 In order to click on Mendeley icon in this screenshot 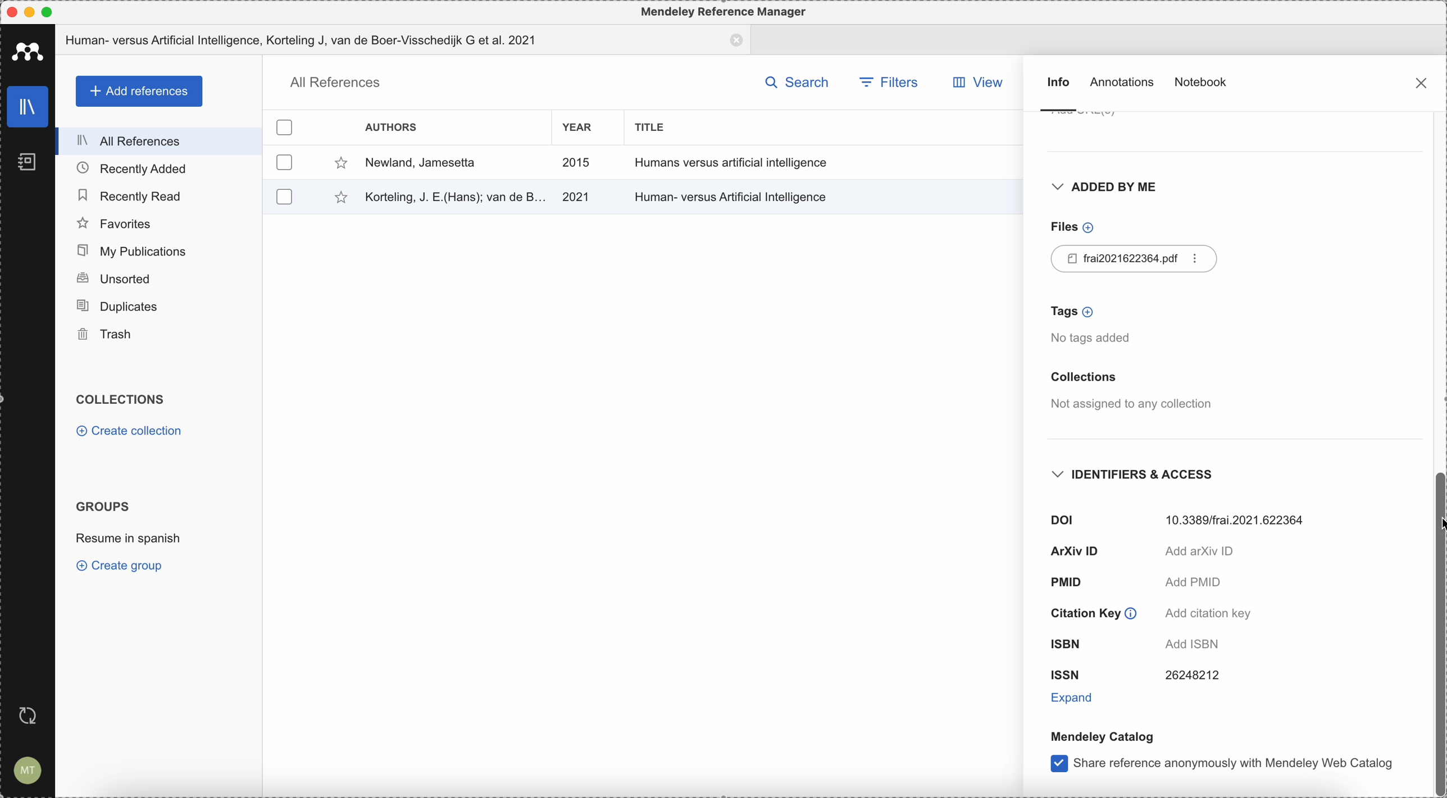, I will do `click(27, 51)`.